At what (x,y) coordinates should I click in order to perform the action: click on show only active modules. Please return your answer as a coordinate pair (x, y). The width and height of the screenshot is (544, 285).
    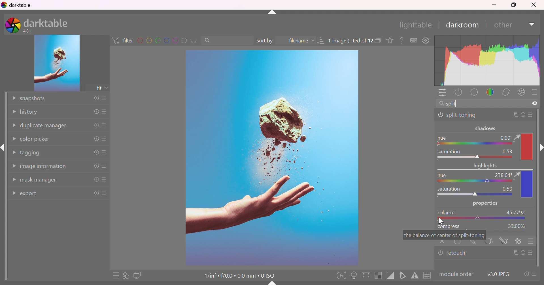
    Looking at the image, I should click on (460, 92).